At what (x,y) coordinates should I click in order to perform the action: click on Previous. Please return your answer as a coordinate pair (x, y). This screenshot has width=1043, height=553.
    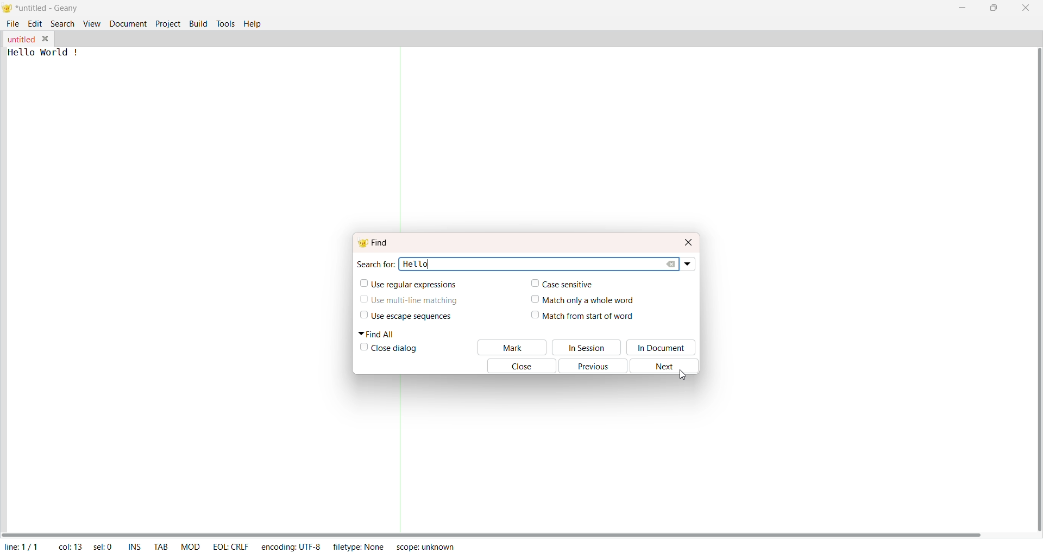
    Looking at the image, I should click on (596, 367).